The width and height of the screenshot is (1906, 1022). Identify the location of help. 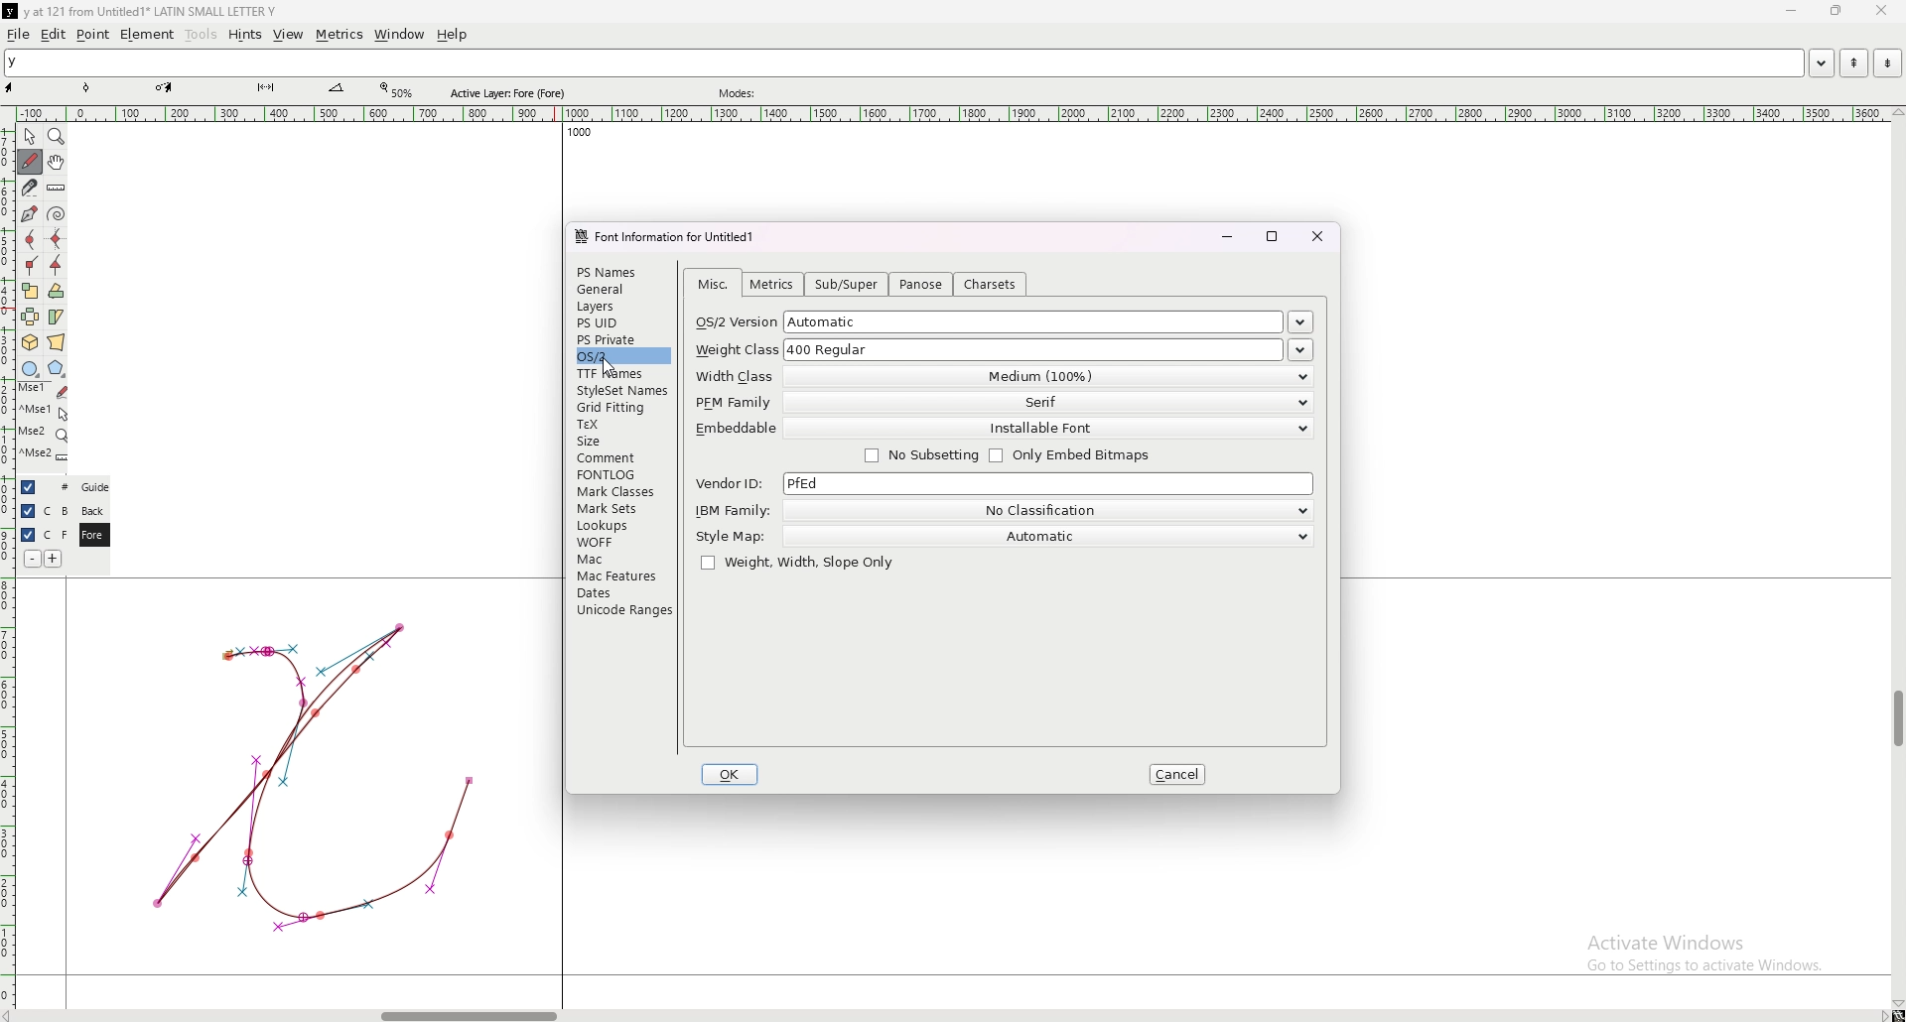
(452, 35).